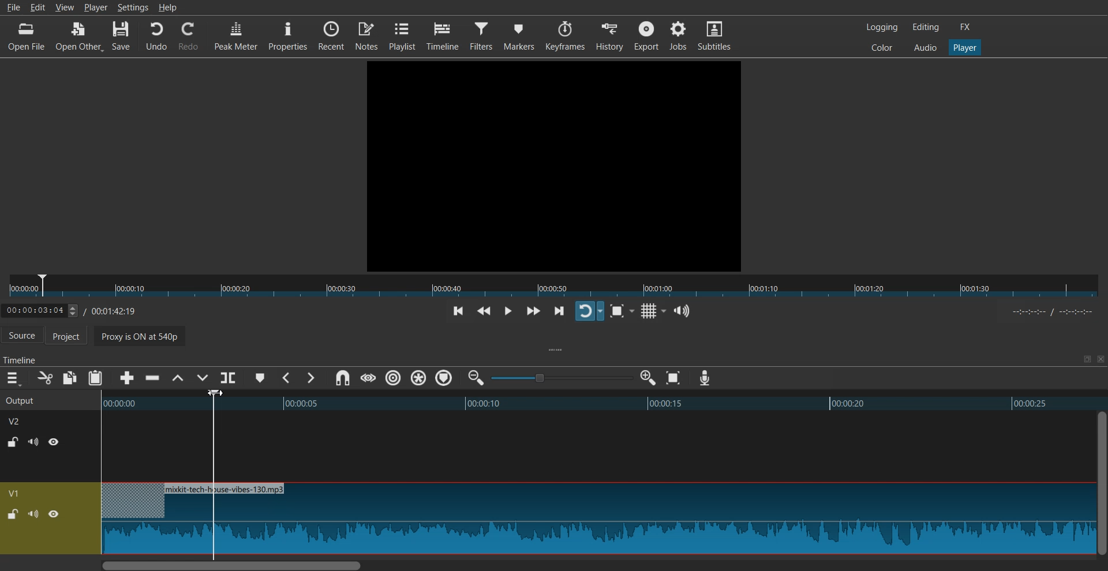 This screenshot has width=1108, height=571. What do you see at coordinates (33, 442) in the screenshot?
I see `Mute` at bounding box center [33, 442].